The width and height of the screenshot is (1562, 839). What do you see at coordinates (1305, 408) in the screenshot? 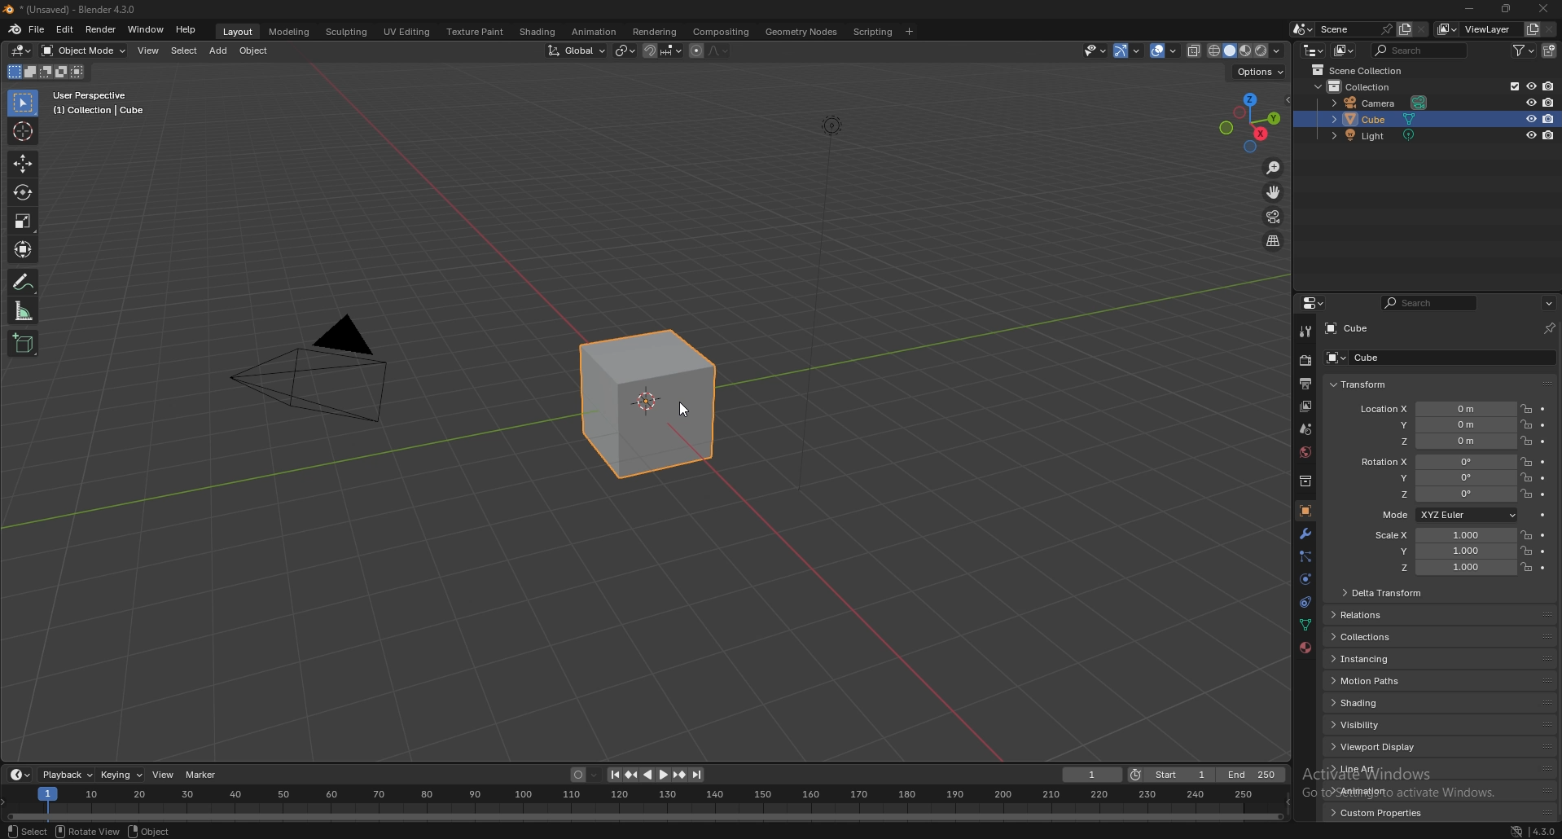
I see `view layer` at bounding box center [1305, 408].